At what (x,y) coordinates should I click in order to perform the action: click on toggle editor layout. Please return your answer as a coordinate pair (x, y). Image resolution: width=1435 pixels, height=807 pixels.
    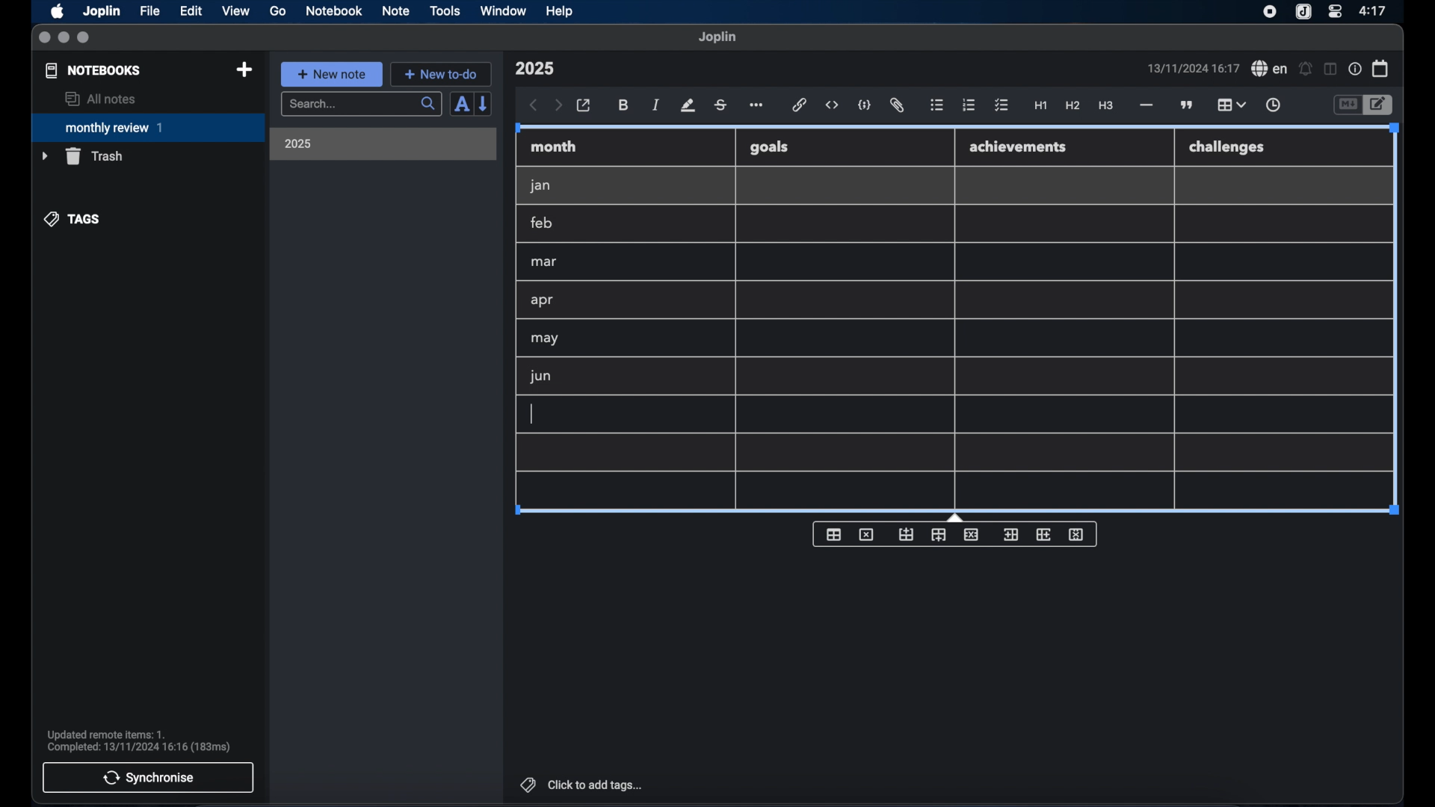
    Looking at the image, I should click on (1331, 69).